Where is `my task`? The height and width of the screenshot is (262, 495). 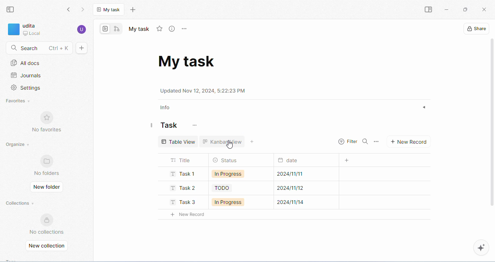
my task is located at coordinates (138, 29).